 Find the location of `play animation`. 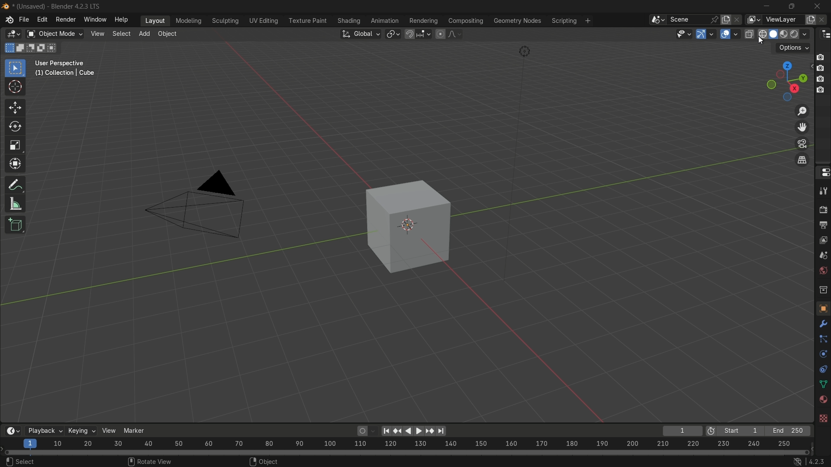

play animation is located at coordinates (415, 431).